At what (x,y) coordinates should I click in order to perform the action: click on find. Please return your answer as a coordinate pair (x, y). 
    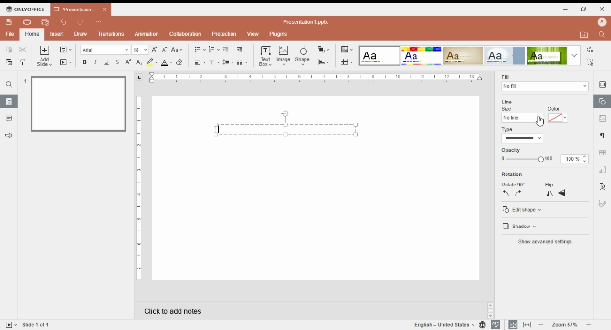
    Looking at the image, I should click on (601, 35).